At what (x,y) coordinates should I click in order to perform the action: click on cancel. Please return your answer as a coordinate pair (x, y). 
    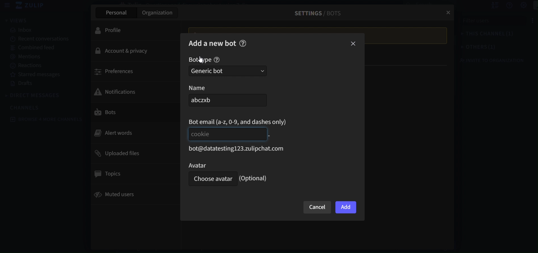
    Looking at the image, I should click on (318, 207).